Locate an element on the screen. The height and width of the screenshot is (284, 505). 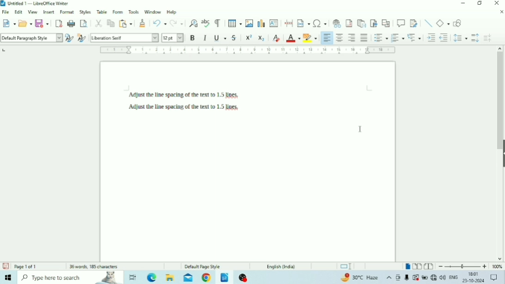
Character Highlighting Color is located at coordinates (310, 37).